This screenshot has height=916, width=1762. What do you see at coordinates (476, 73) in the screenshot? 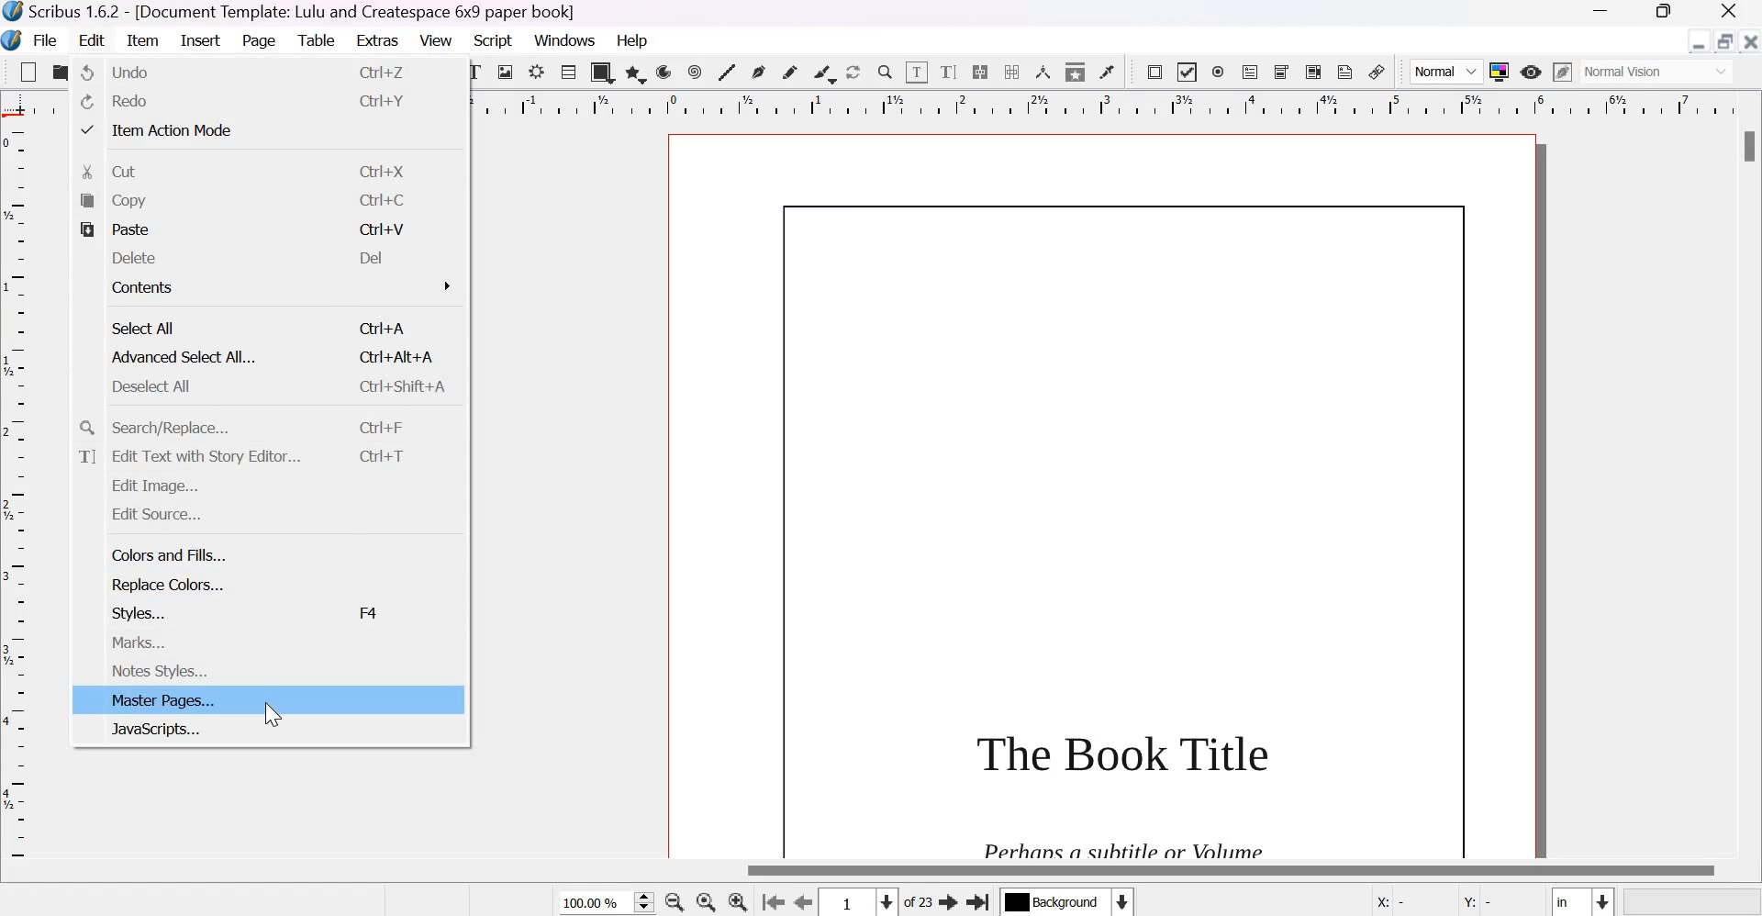
I see `text frame` at bounding box center [476, 73].